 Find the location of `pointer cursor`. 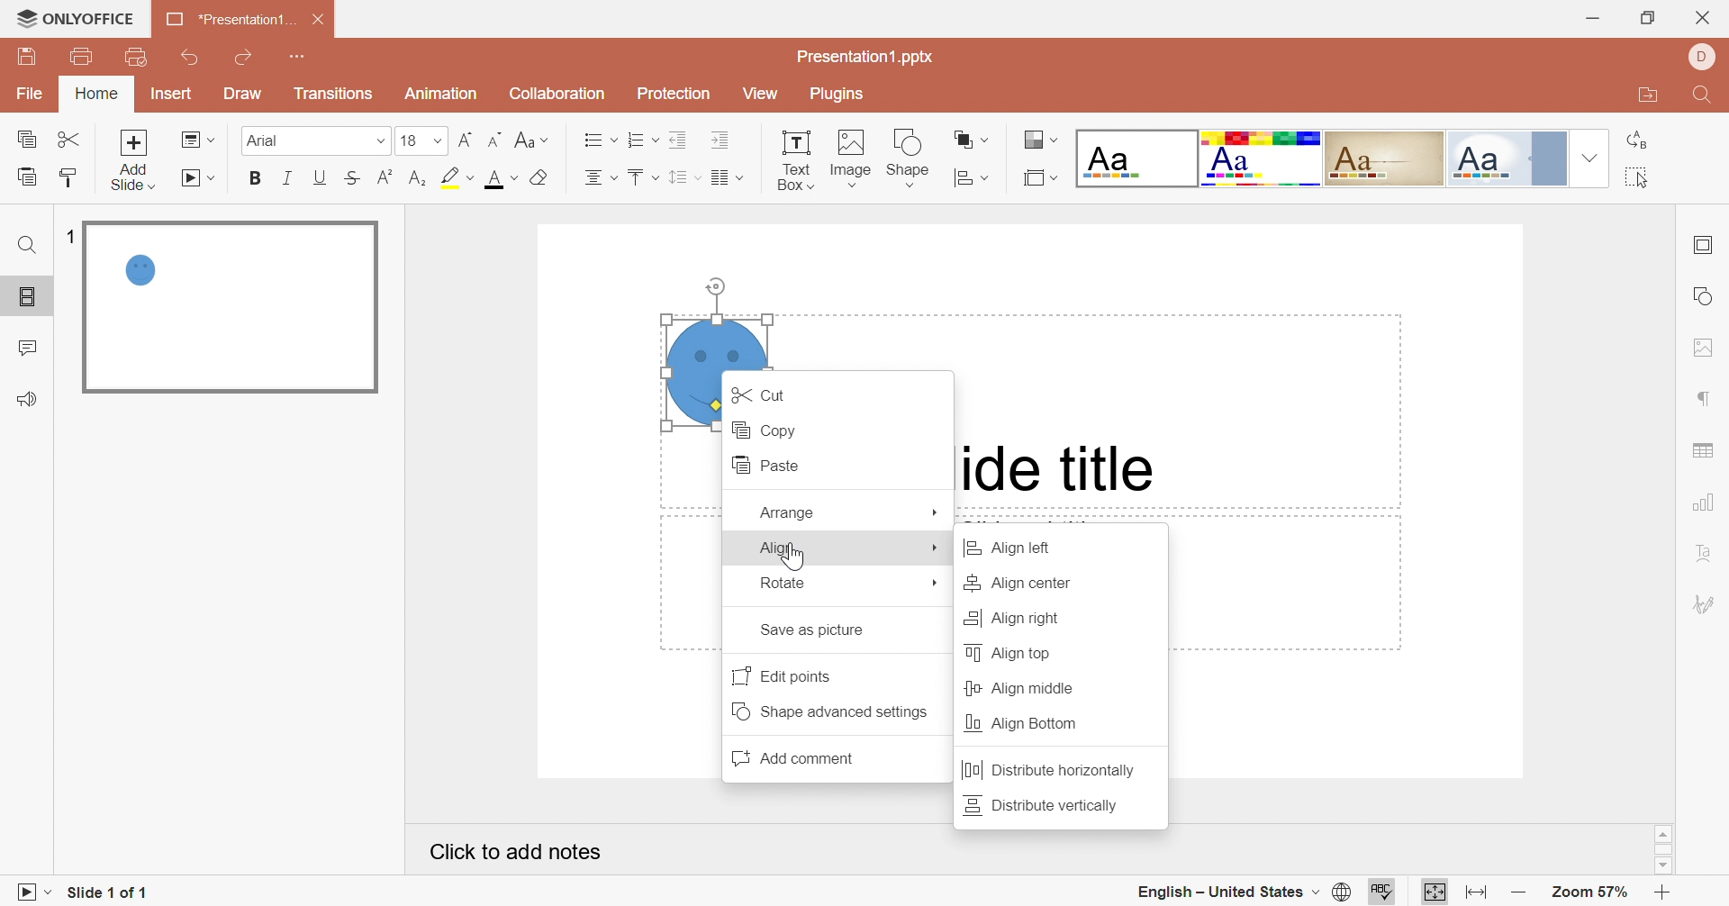

pointer cursor is located at coordinates (788, 558).